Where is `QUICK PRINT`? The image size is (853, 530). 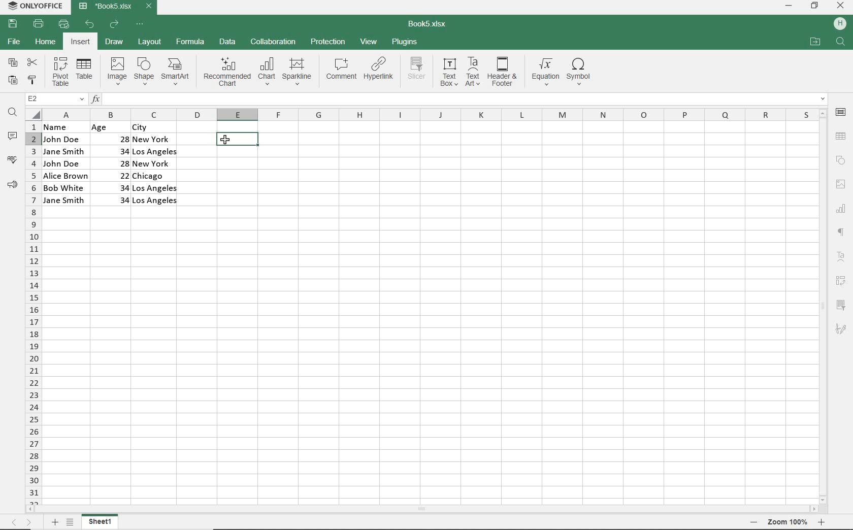
QUICK PRINT is located at coordinates (63, 24).